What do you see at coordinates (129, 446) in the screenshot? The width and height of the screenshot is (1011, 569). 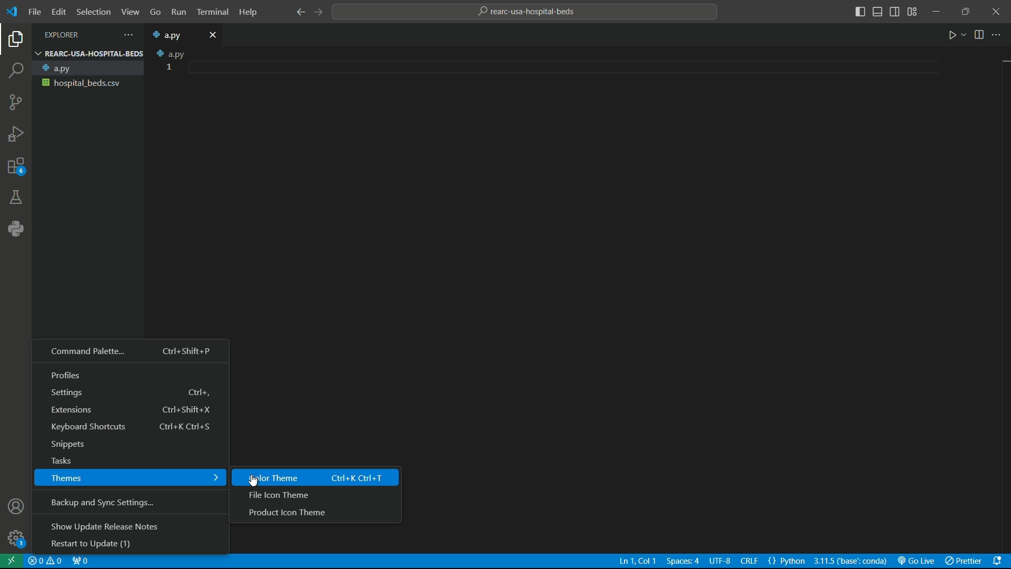 I see `snippets` at bounding box center [129, 446].